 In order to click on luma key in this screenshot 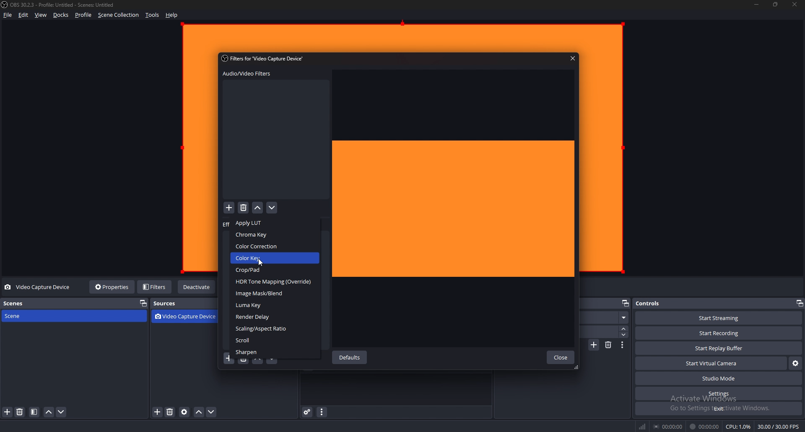, I will do `click(276, 305)`.